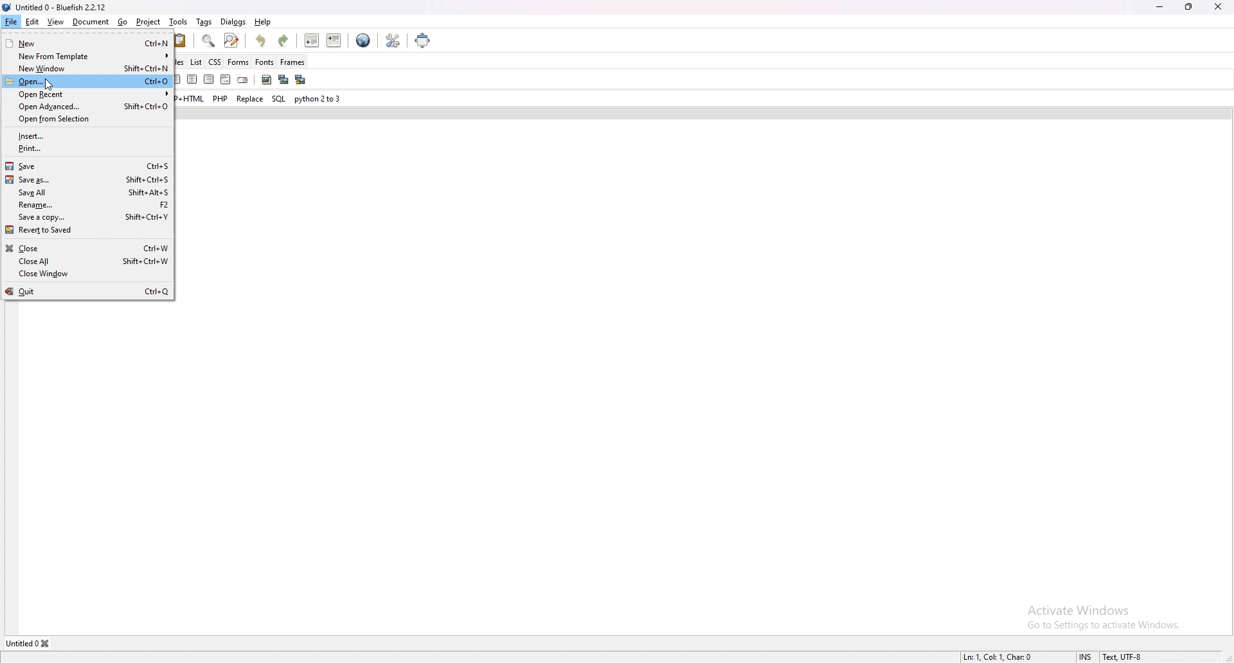 The width and height of the screenshot is (1234, 663). What do you see at coordinates (46, 81) in the screenshot?
I see `open` at bounding box center [46, 81].